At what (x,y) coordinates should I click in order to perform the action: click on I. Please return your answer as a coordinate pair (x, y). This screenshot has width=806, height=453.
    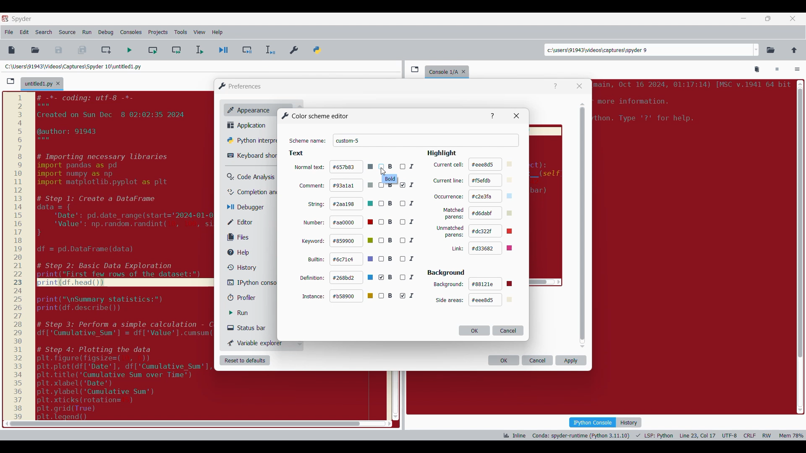
    Looking at the image, I should click on (408, 185).